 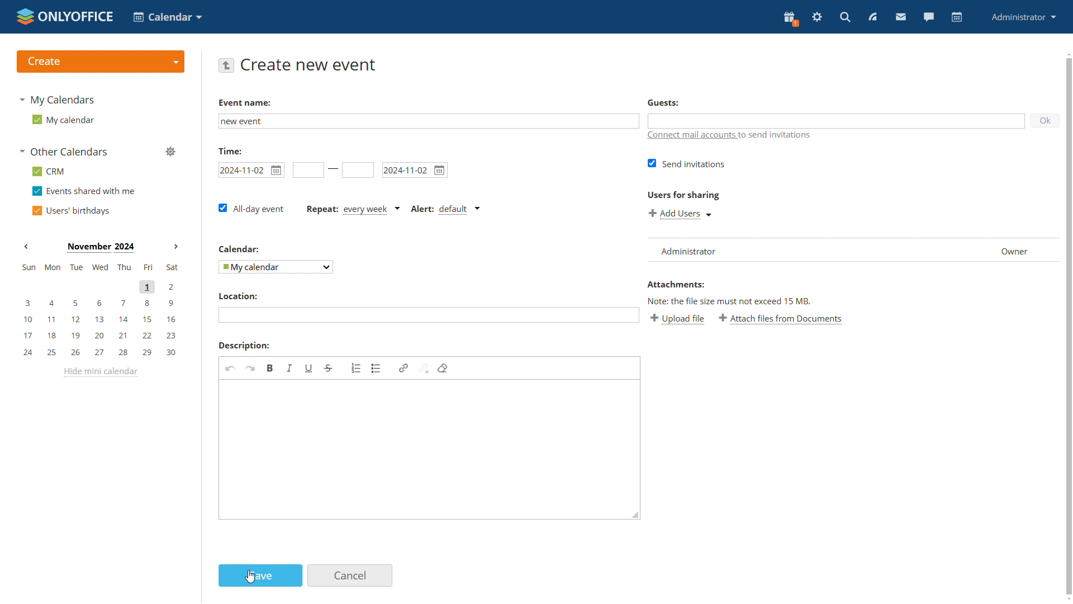 I want to click on create new event, so click(x=310, y=64).